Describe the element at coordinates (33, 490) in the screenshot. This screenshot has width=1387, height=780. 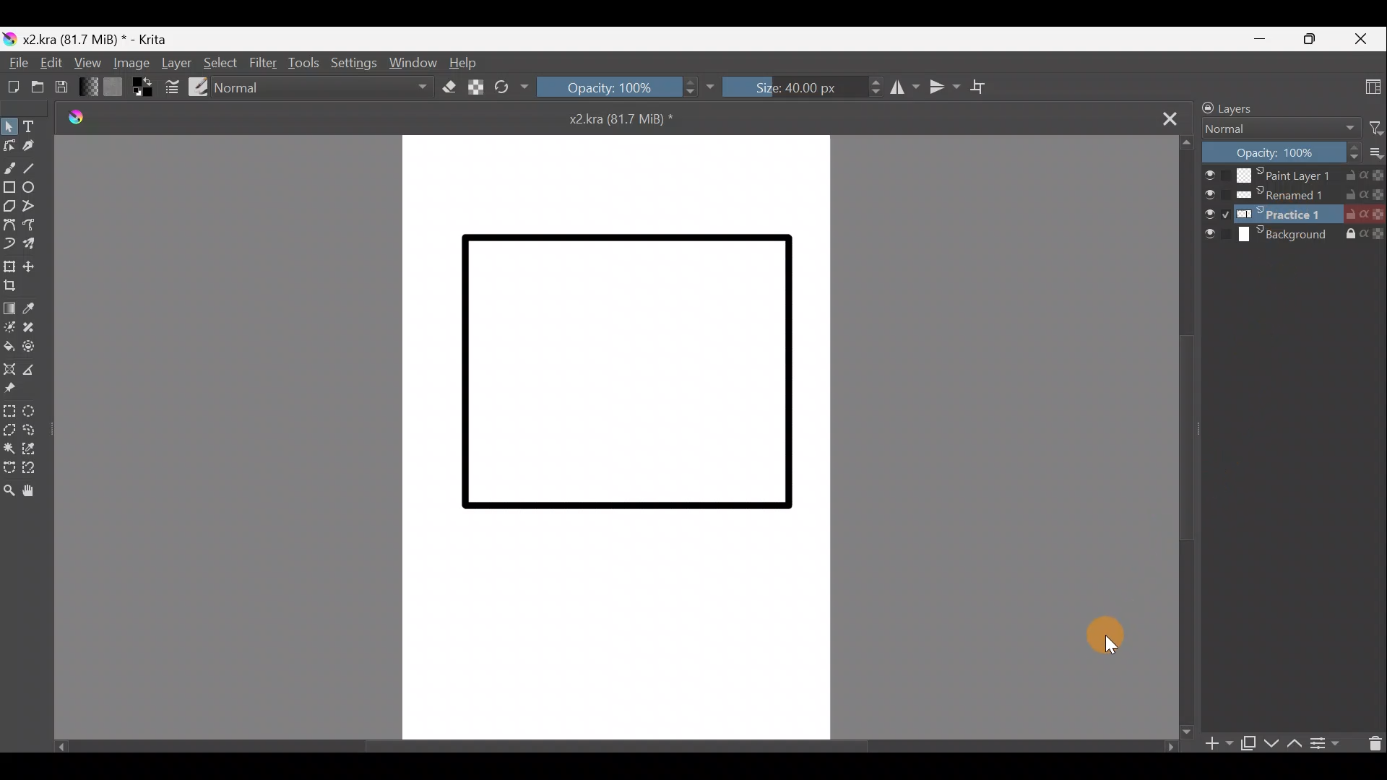
I see `Pan tool` at that location.